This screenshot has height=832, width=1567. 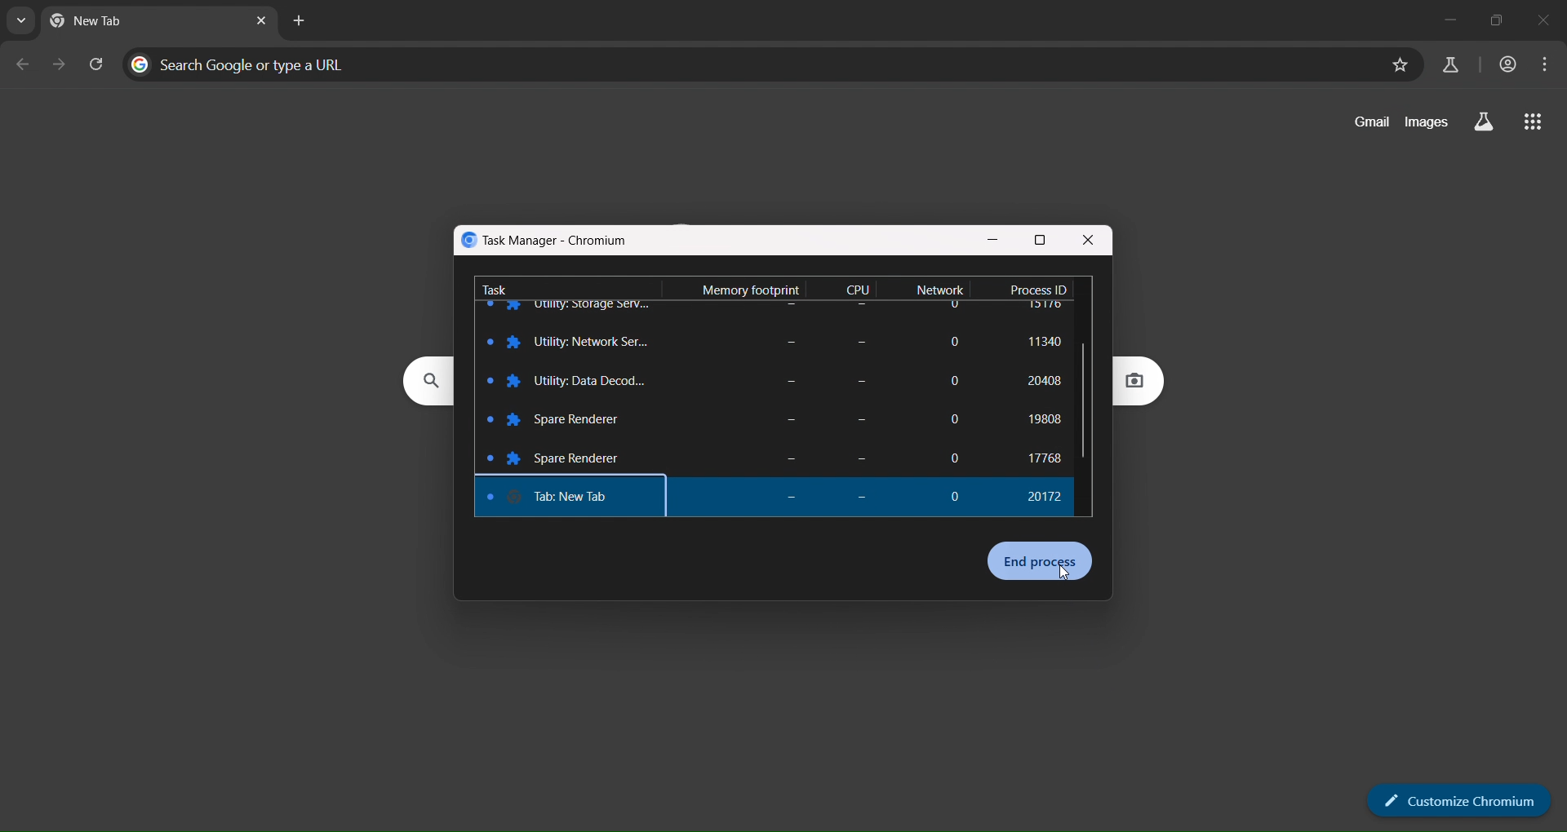 What do you see at coordinates (1532, 124) in the screenshot?
I see `google apps` at bounding box center [1532, 124].